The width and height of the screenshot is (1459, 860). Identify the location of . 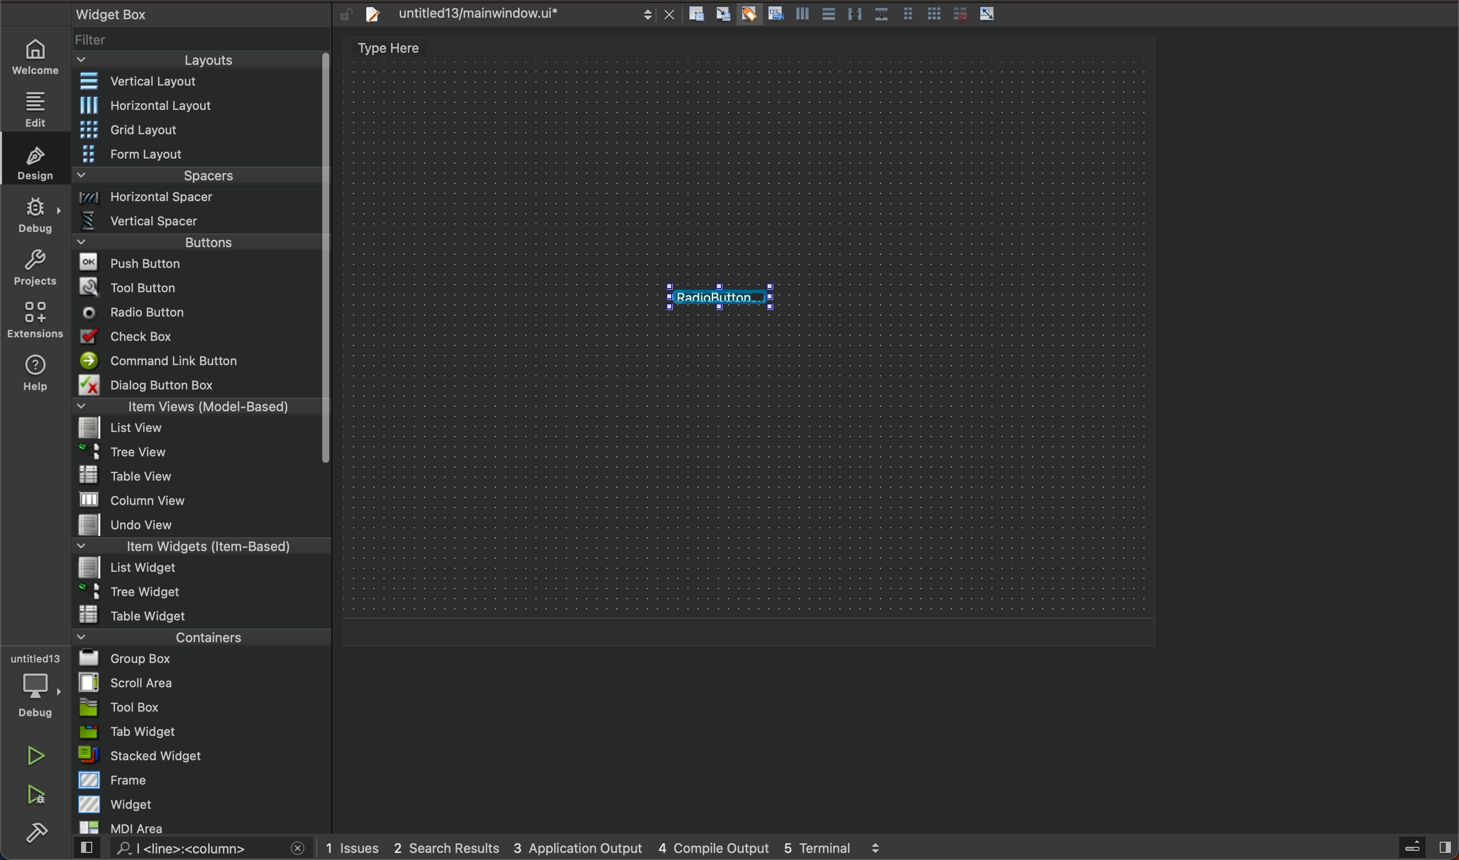
(827, 15).